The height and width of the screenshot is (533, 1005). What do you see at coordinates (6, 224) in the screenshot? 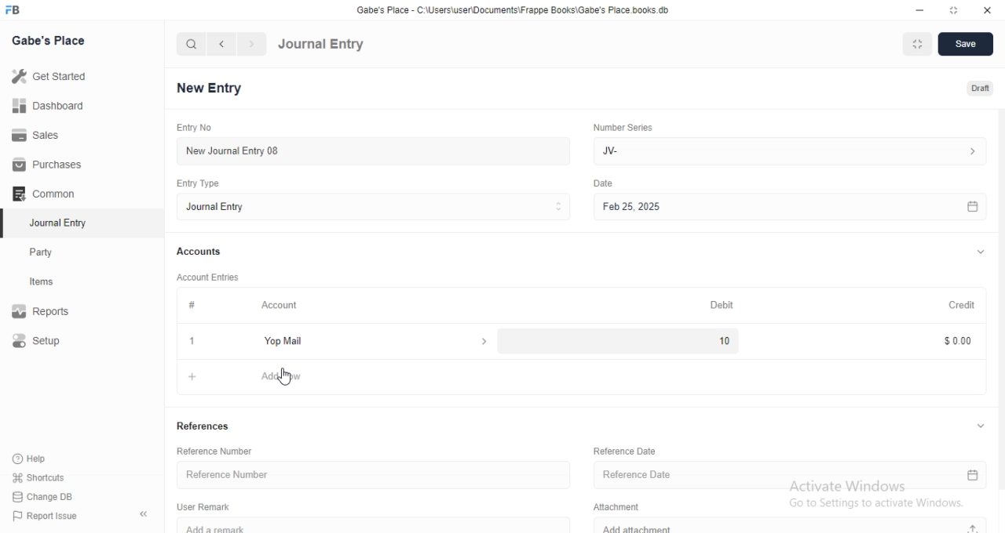
I see `selected` at bounding box center [6, 224].